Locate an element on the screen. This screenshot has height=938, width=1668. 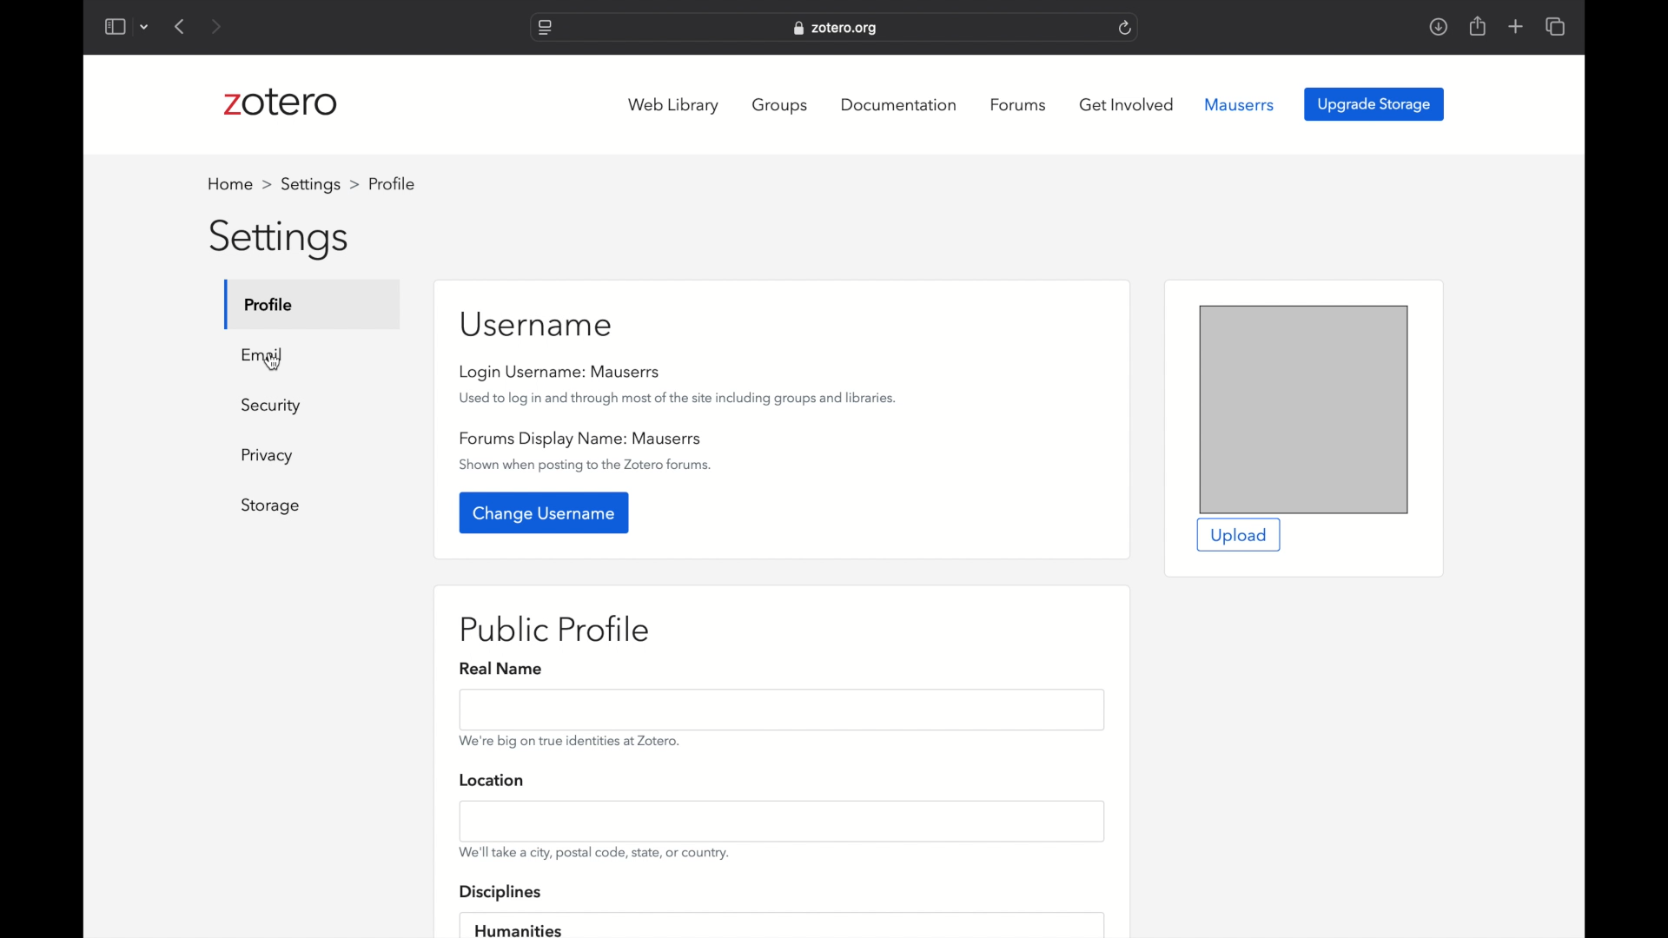
forums is located at coordinates (1020, 105).